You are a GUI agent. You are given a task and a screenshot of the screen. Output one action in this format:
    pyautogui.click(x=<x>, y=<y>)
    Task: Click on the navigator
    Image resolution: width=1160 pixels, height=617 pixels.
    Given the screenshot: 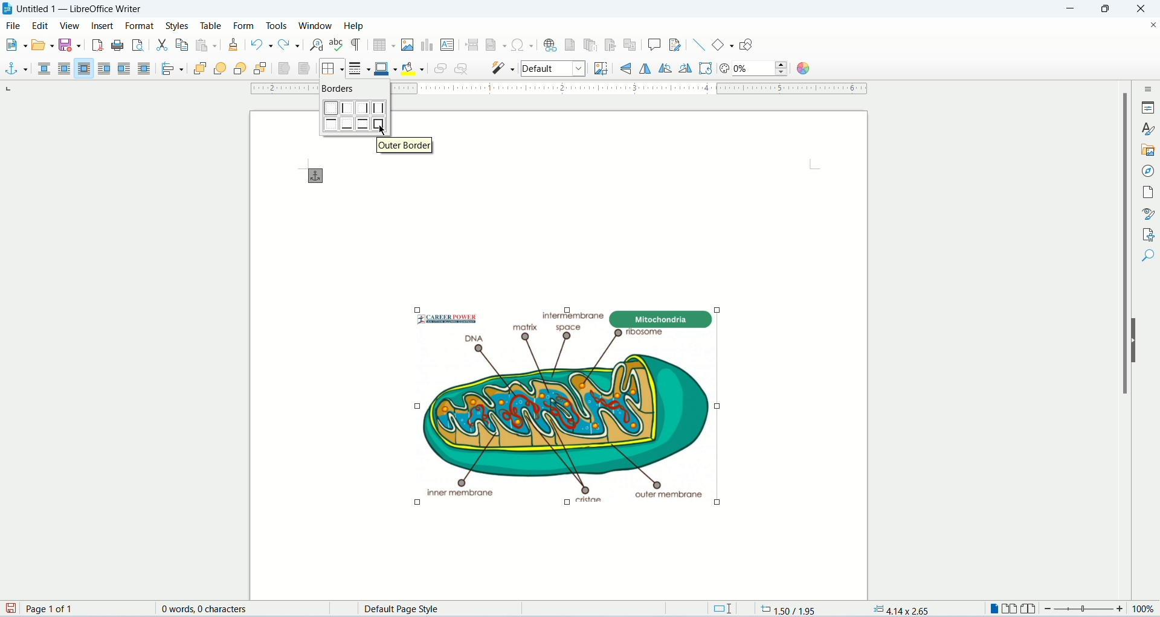 What is the action you would take?
    pyautogui.click(x=1149, y=172)
    